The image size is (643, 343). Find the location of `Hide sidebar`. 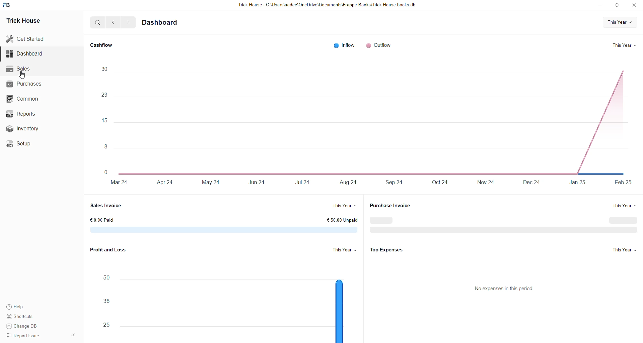

Hide sidebar is located at coordinates (73, 335).